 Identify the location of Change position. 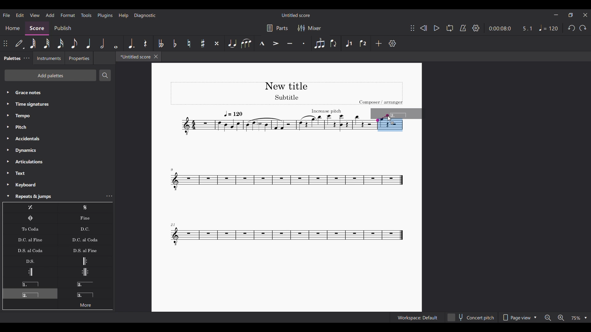
(412, 28).